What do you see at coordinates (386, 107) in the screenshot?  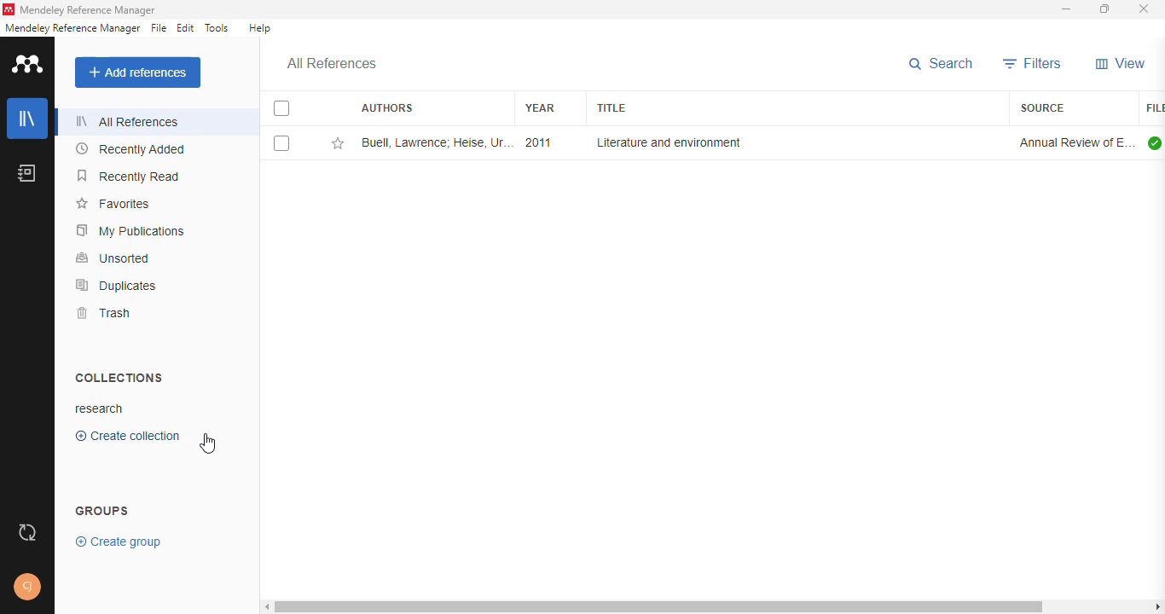 I see `authors` at bounding box center [386, 107].